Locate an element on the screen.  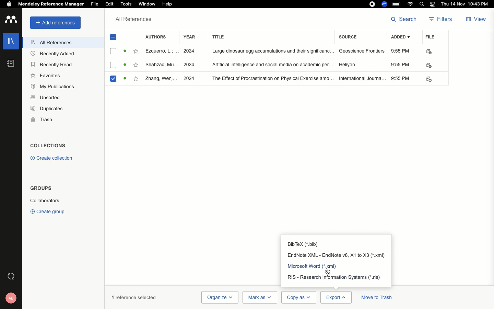
Logo is located at coordinates (11, 20).